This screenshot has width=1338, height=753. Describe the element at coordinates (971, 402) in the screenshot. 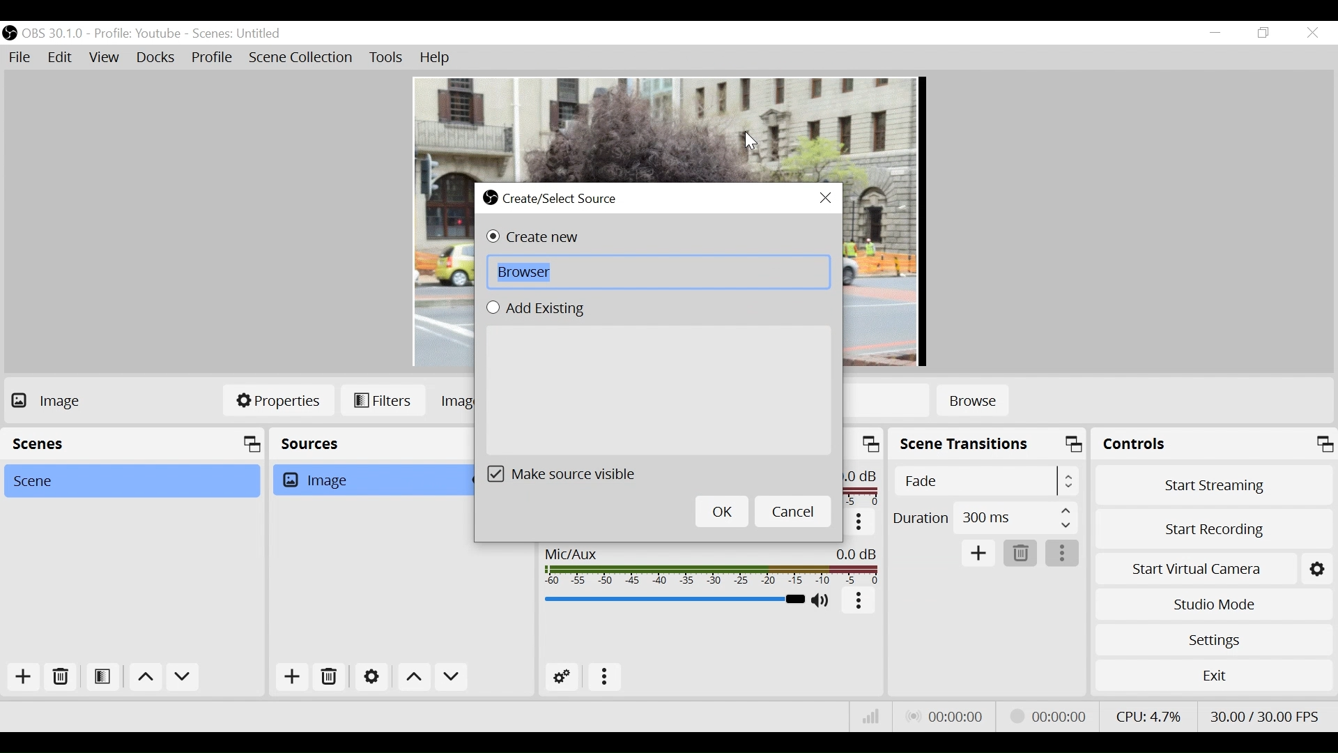

I see `Browse ` at that location.